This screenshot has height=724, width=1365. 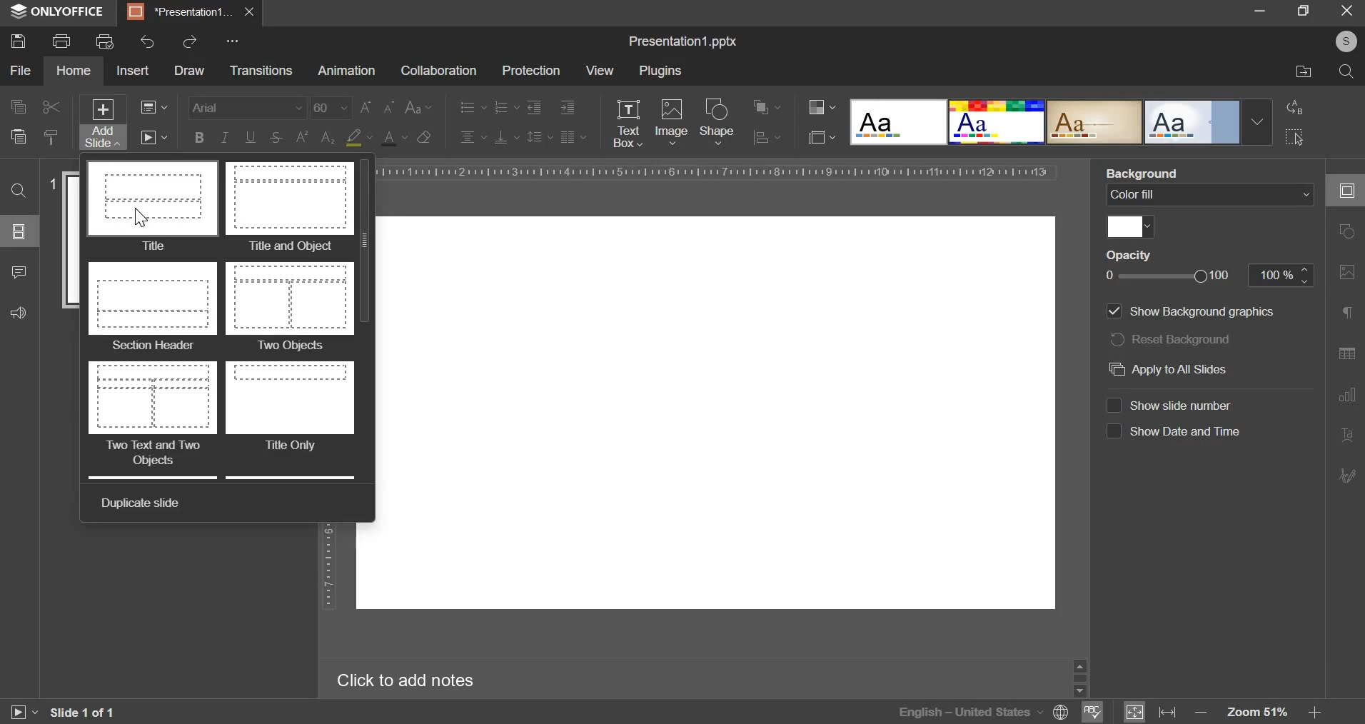 What do you see at coordinates (261, 71) in the screenshot?
I see `transitions` at bounding box center [261, 71].